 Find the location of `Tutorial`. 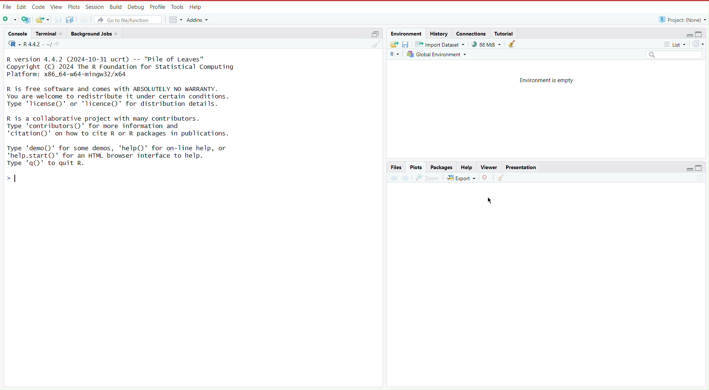

Tutorial is located at coordinates (505, 33).